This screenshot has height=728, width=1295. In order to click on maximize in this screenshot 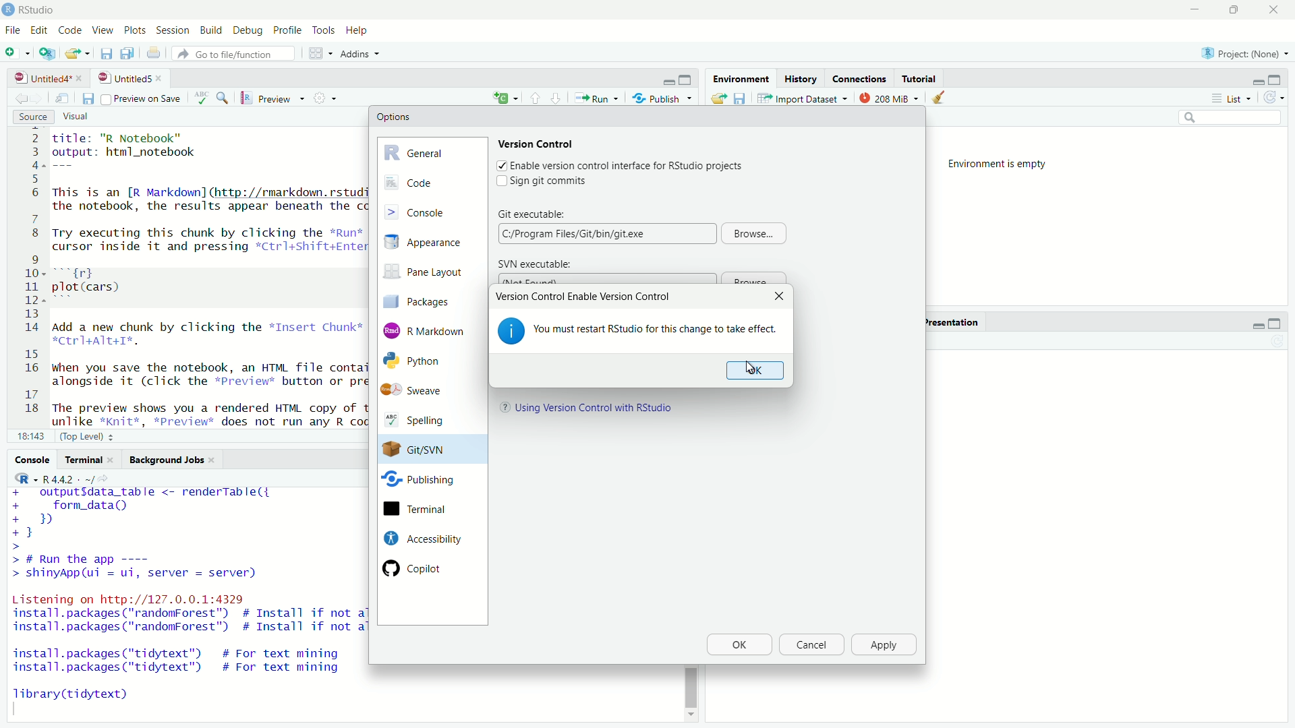, I will do `click(687, 80)`.